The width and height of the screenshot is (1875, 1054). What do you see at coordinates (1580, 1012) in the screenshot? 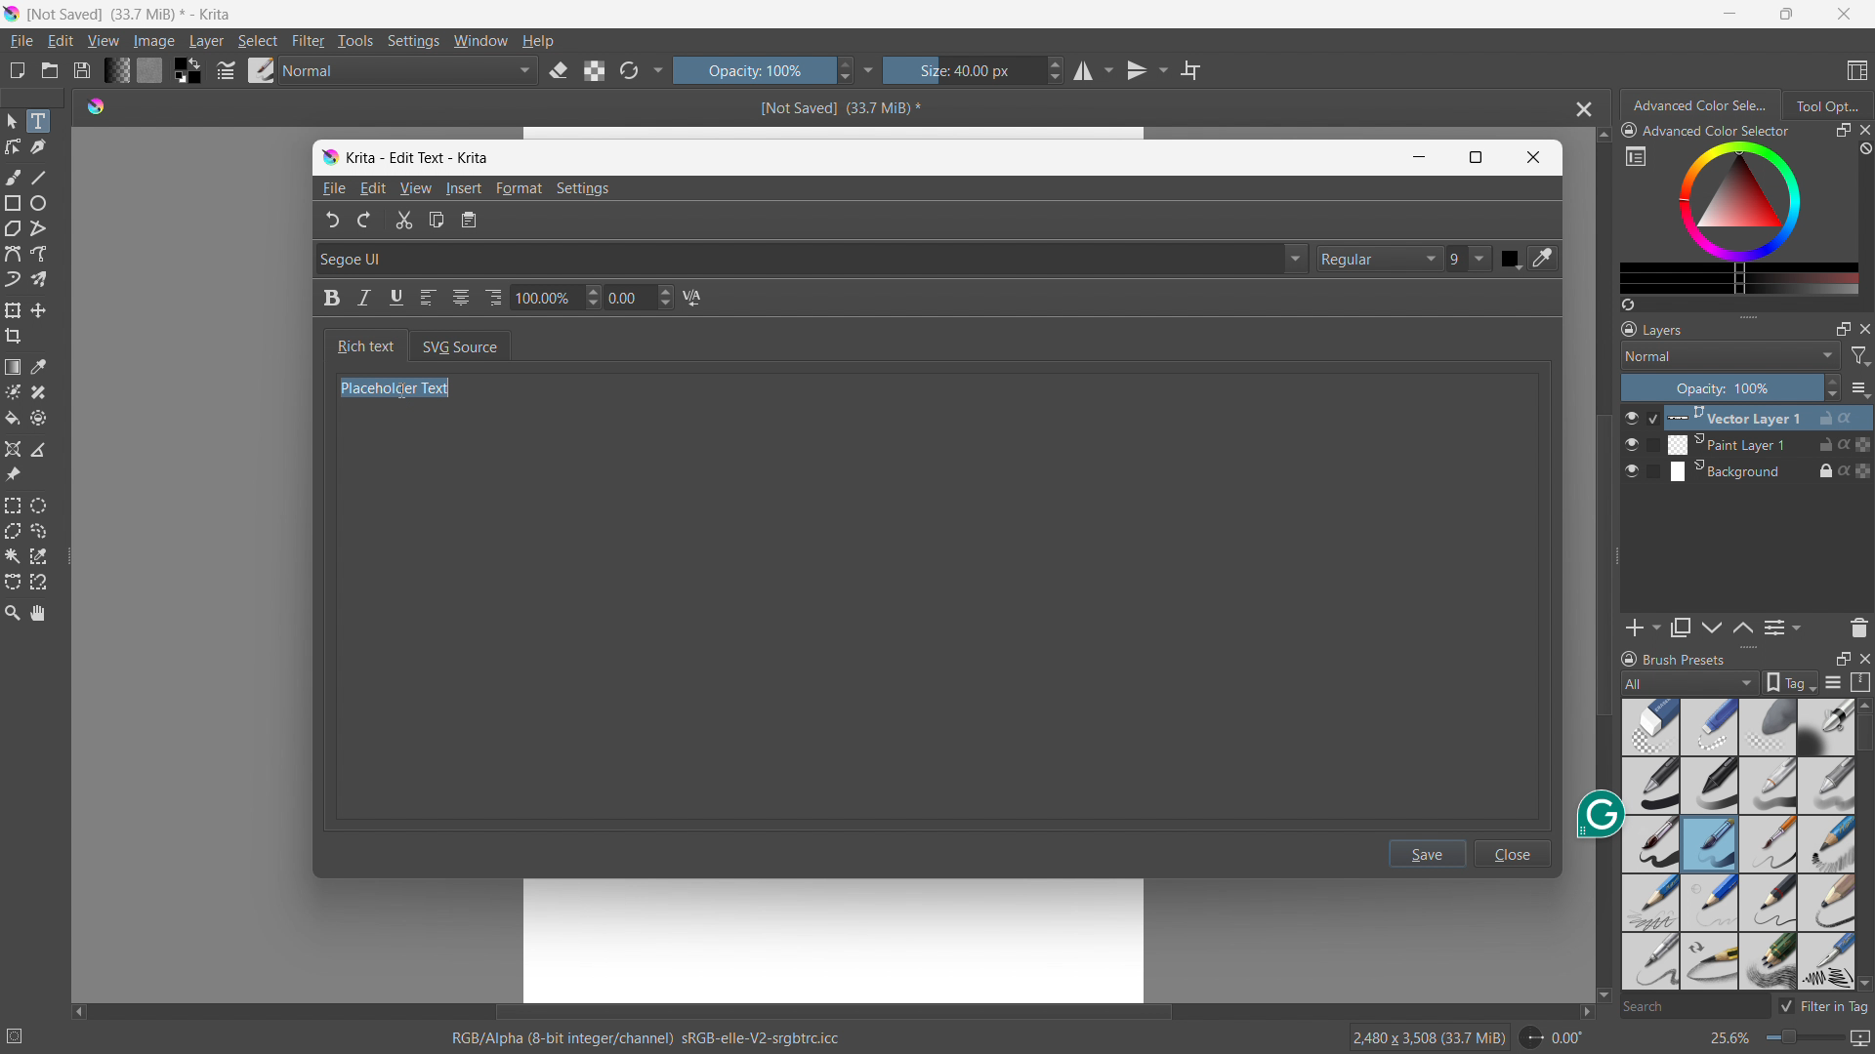
I see `scroll right` at bounding box center [1580, 1012].